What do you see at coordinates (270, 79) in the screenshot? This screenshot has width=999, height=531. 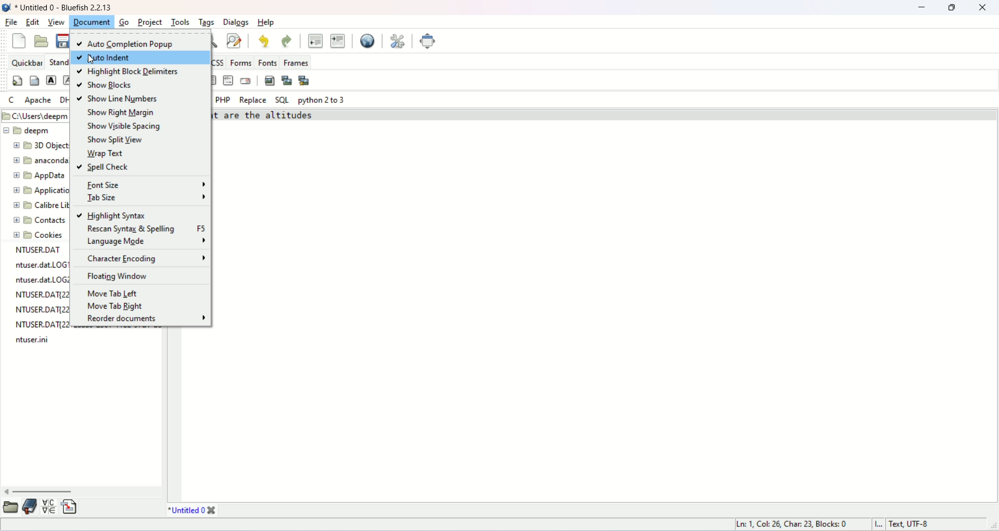 I see `insert images` at bounding box center [270, 79].